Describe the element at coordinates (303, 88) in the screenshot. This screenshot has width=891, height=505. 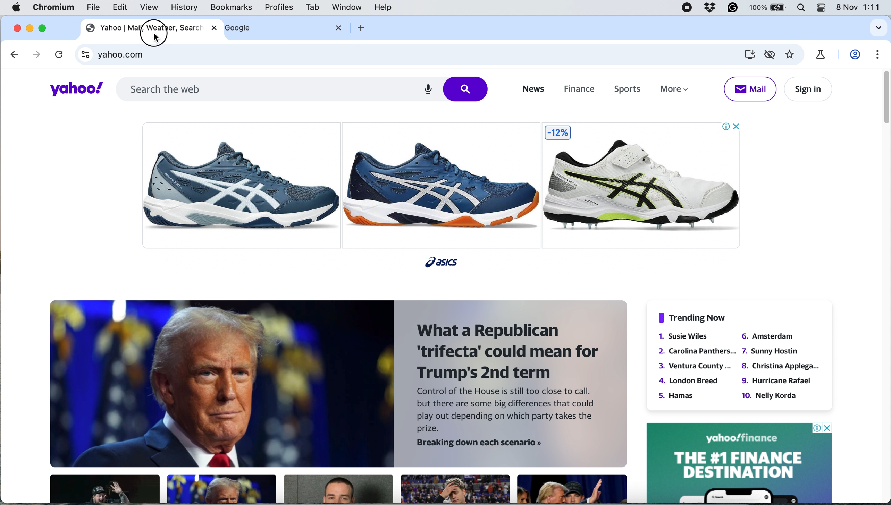
I see `search the web` at that location.